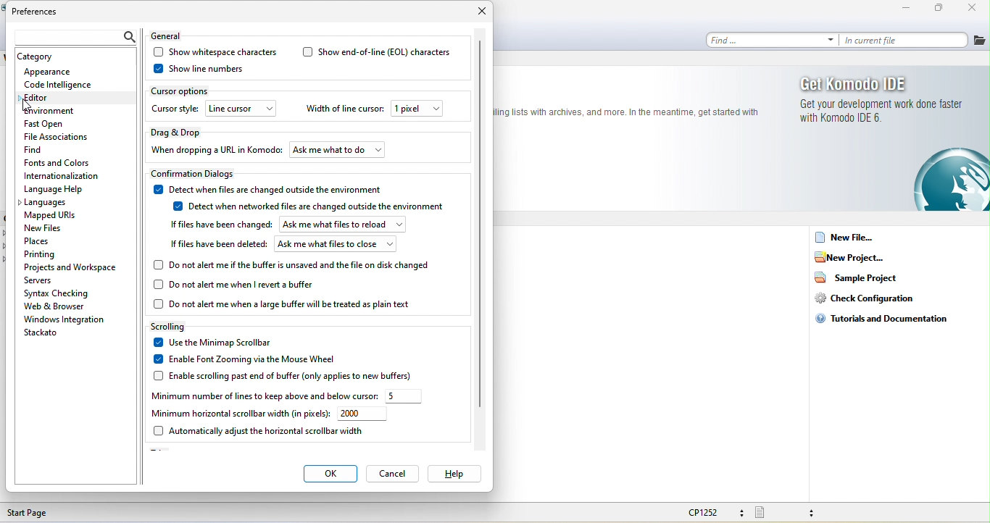  I want to click on help, so click(453, 473).